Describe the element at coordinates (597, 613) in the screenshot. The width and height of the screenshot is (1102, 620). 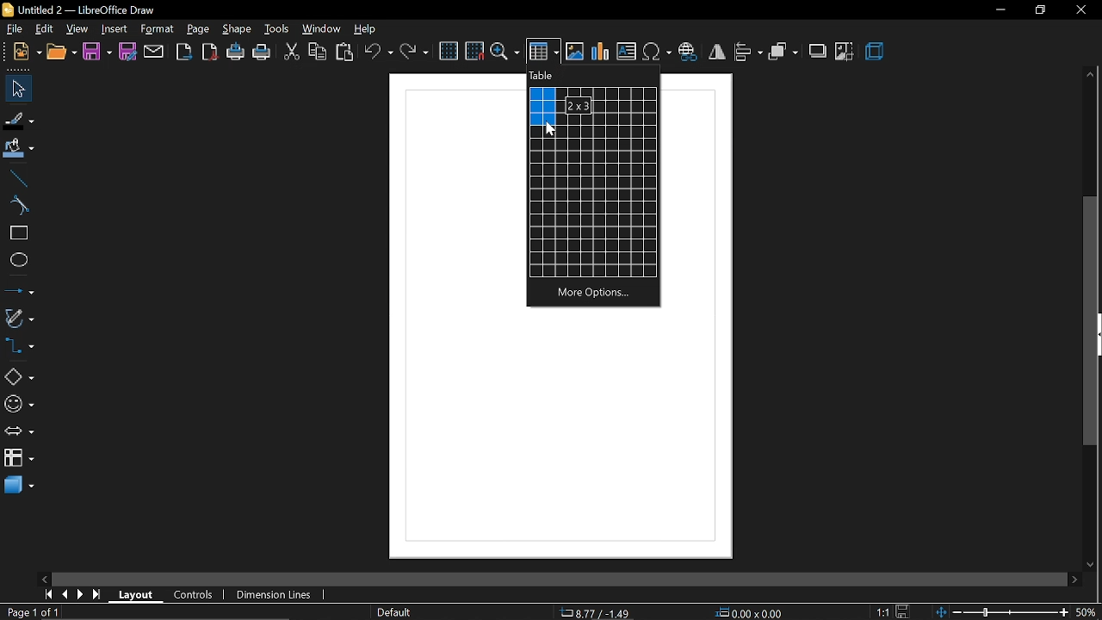
I see `8.77/-1.49` at that location.